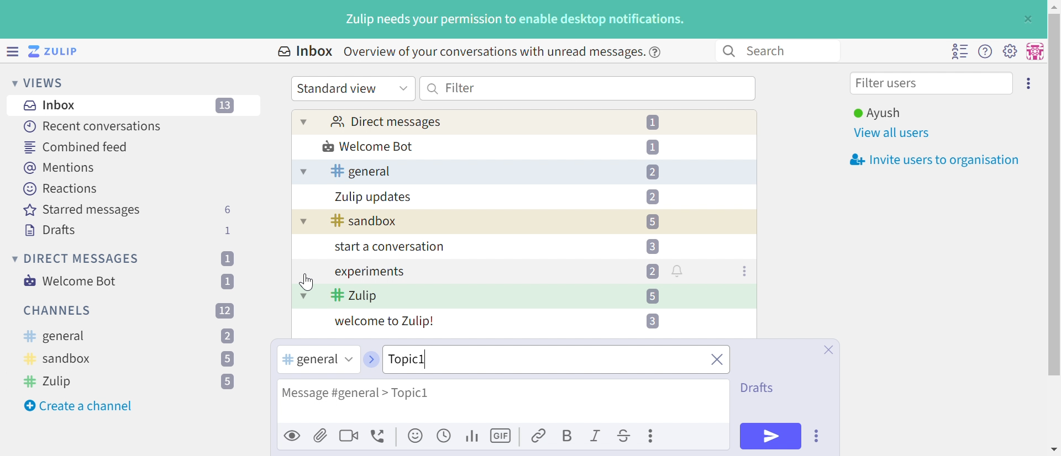 The height and width of the screenshot is (456, 1061). I want to click on Search, so click(771, 50).